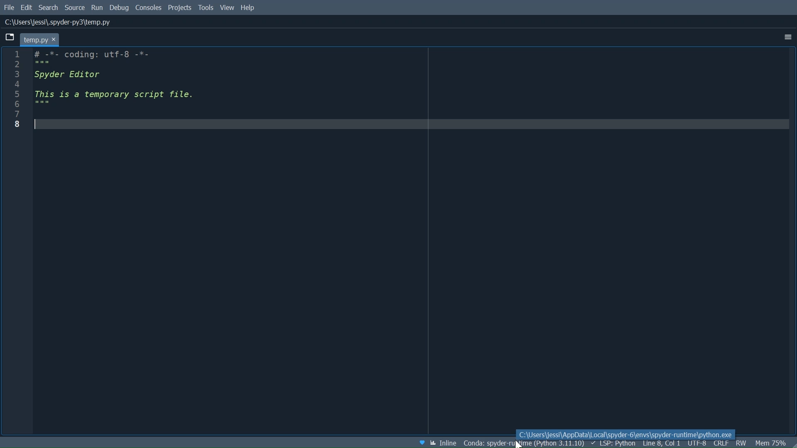 The width and height of the screenshot is (797, 448). What do you see at coordinates (662, 444) in the screenshot?
I see `Cursor Position` at bounding box center [662, 444].